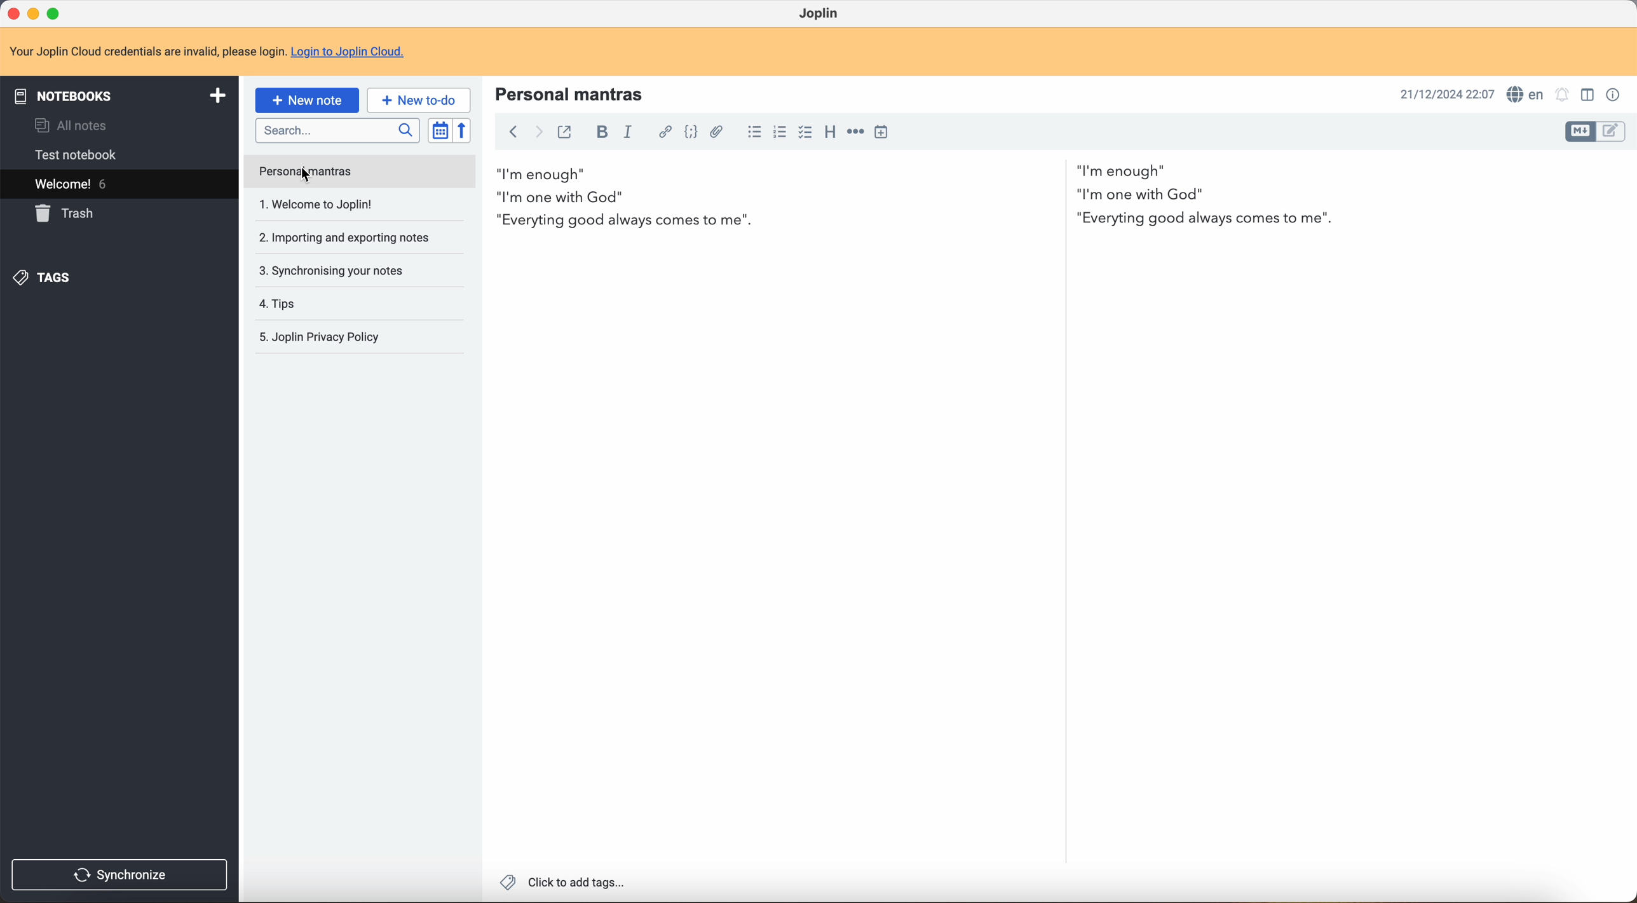 This screenshot has height=903, width=1637. What do you see at coordinates (1580, 132) in the screenshot?
I see `toggle editor layout` at bounding box center [1580, 132].